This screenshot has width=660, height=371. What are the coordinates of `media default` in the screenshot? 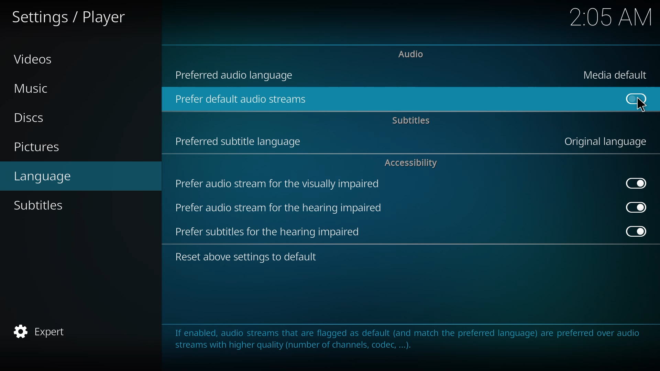 It's located at (617, 75).